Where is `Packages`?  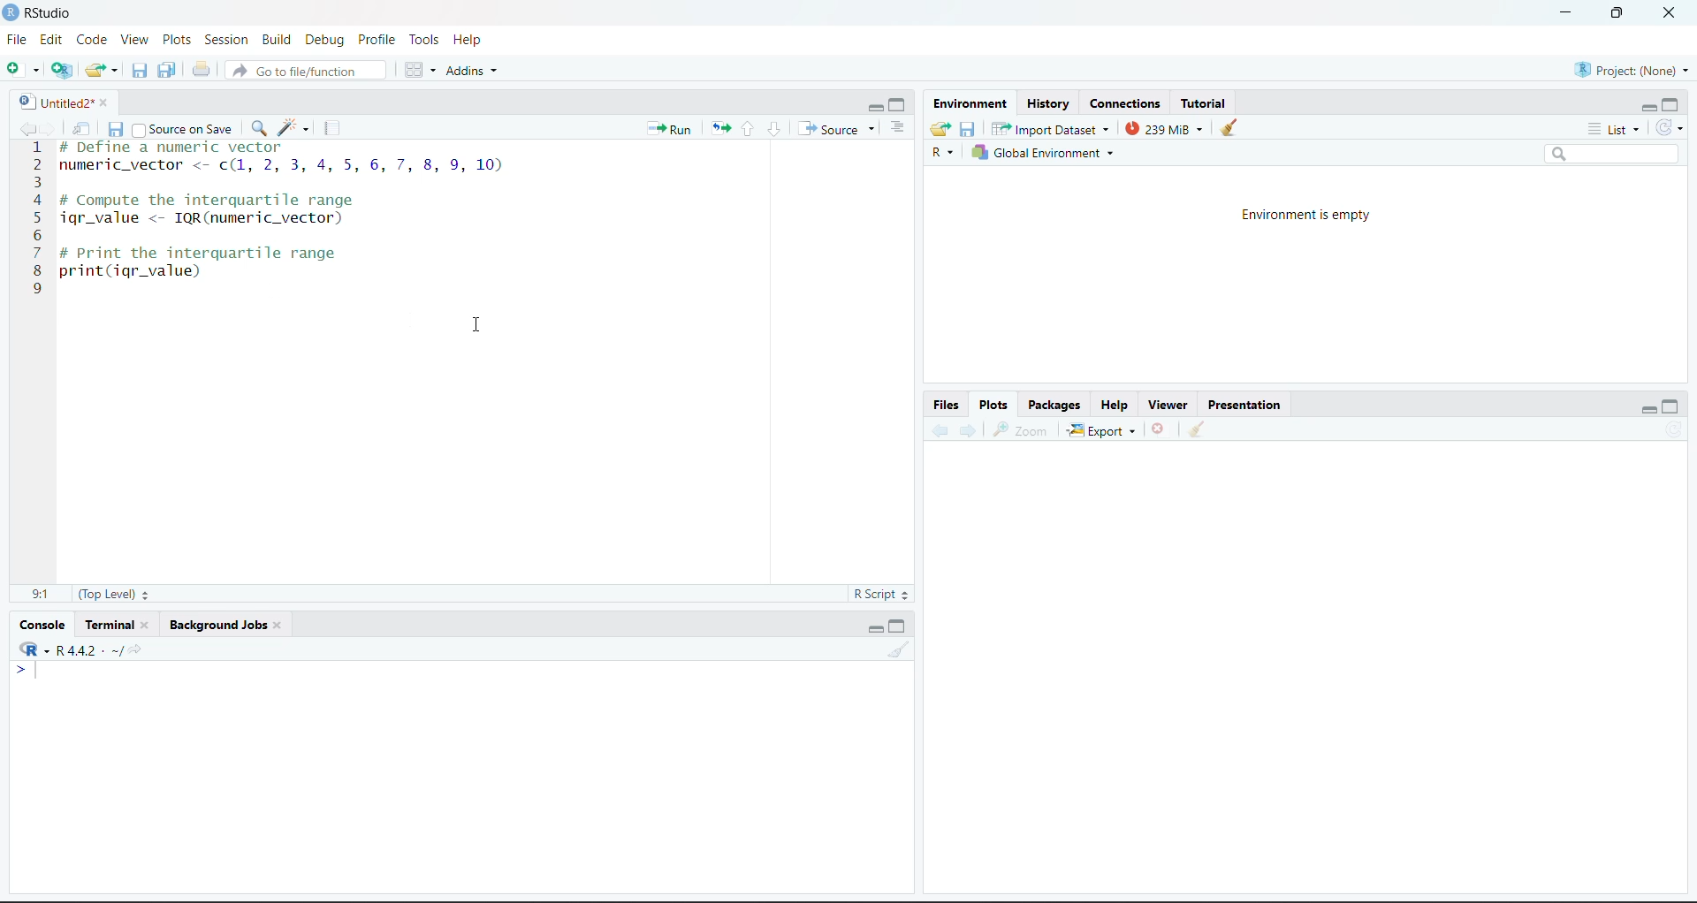 Packages is located at coordinates (1056, 405).